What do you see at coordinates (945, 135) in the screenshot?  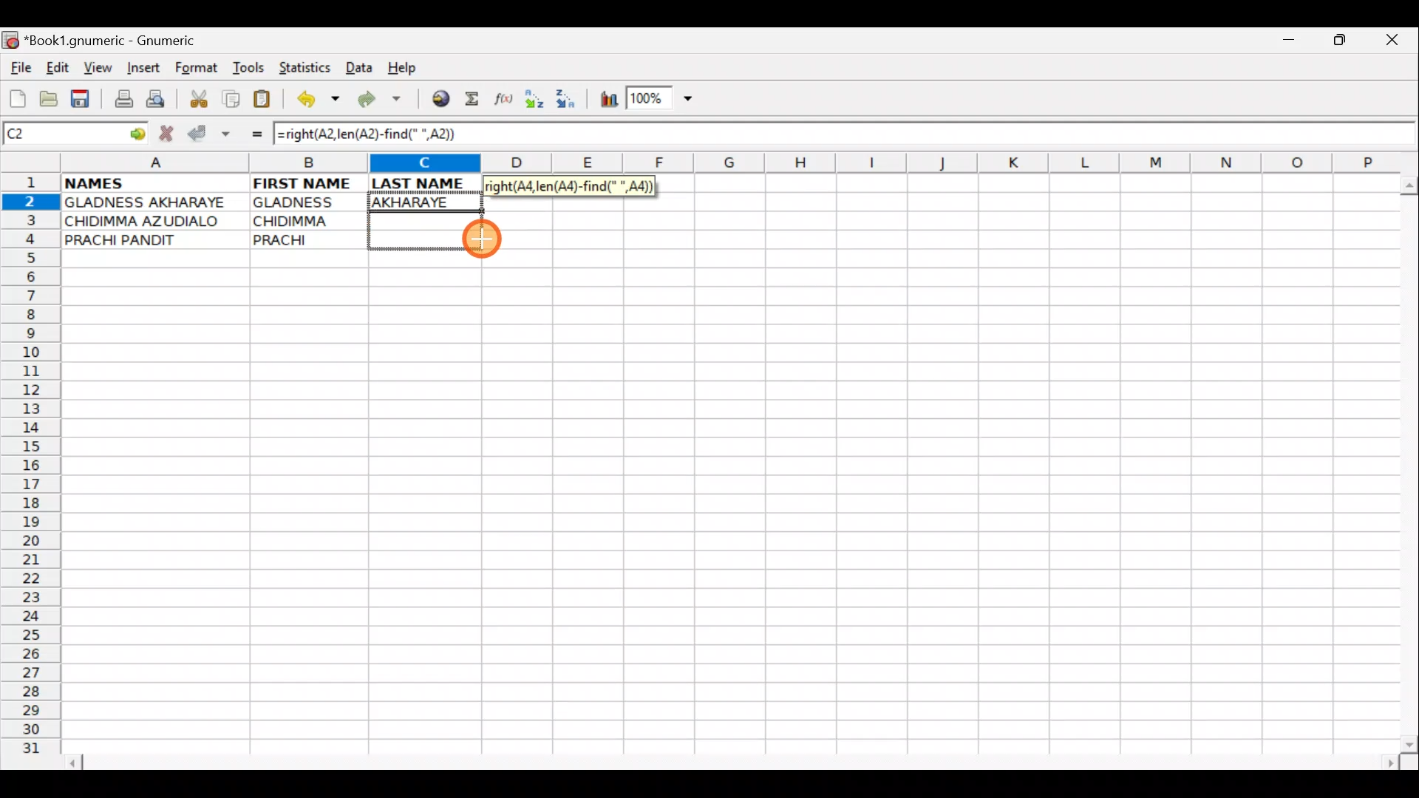 I see `Formula bar` at bounding box center [945, 135].